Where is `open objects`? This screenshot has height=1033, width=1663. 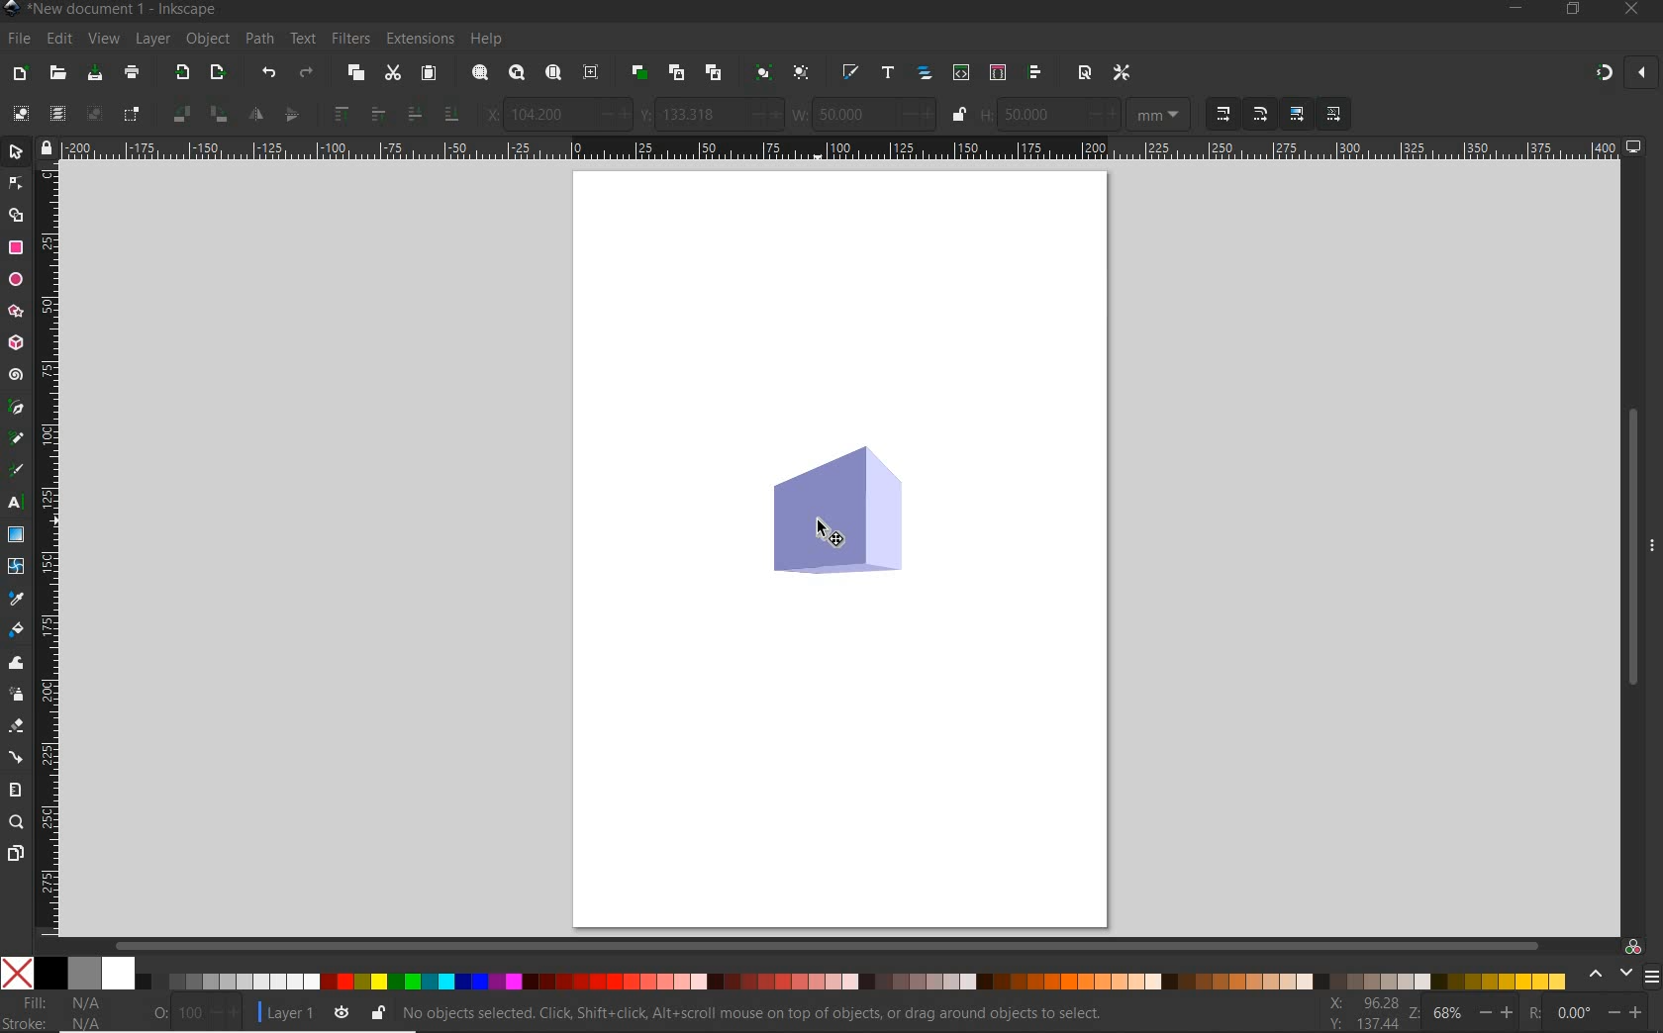
open objects is located at coordinates (926, 71).